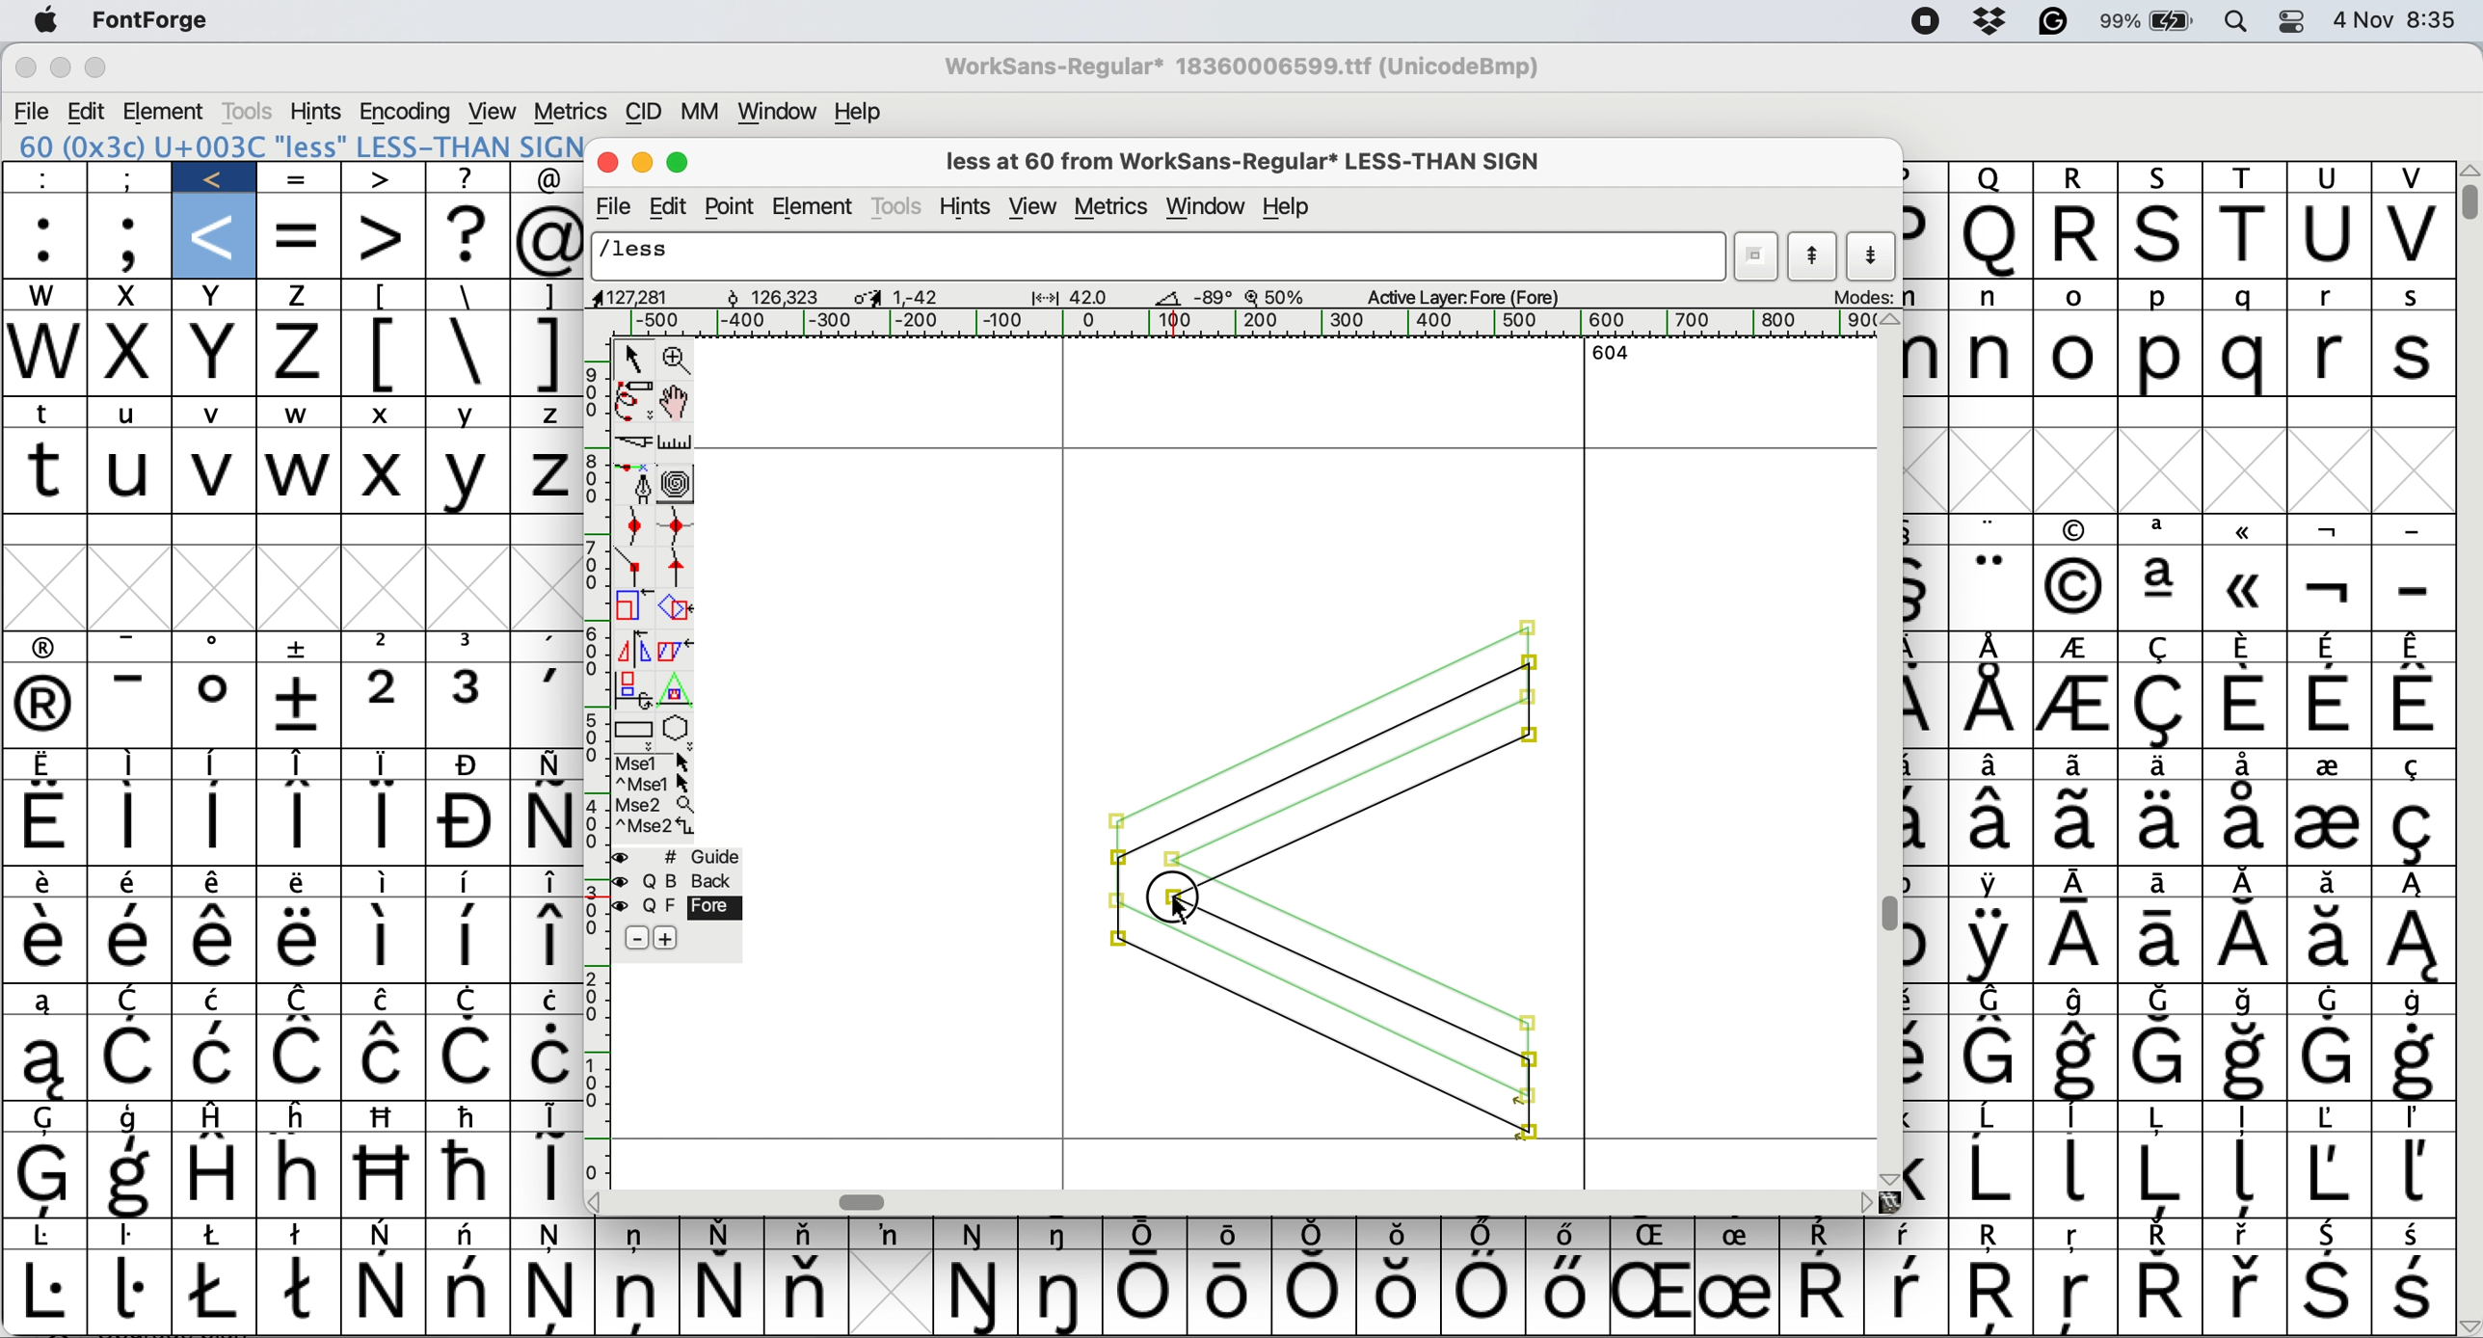 The width and height of the screenshot is (2483, 1338). I want to click on Symbol, so click(1905, 1294).